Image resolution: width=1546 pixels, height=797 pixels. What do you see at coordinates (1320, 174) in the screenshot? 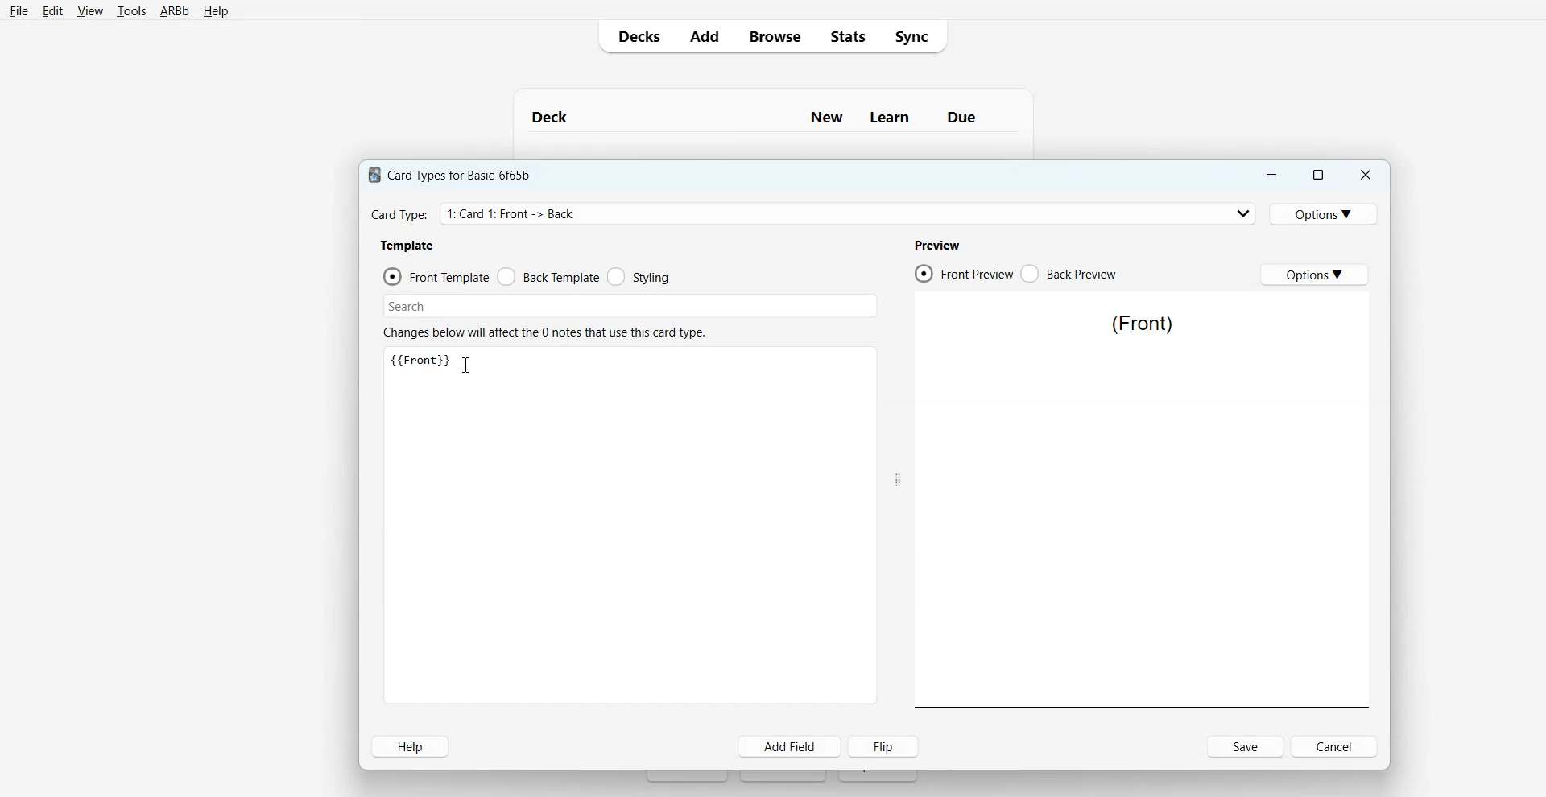
I see `Maximize` at bounding box center [1320, 174].